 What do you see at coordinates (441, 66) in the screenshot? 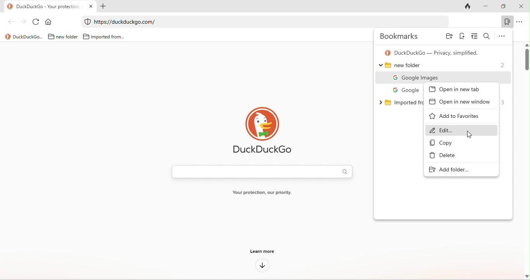
I see `new folder` at bounding box center [441, 66].